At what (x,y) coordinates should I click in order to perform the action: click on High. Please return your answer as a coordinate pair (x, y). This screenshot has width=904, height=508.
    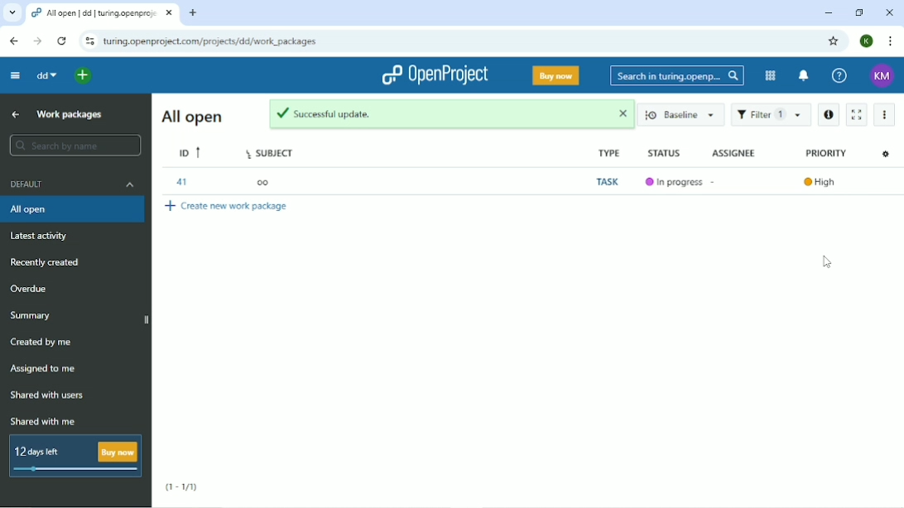
    Looking at the image, I should click on (821, 183).